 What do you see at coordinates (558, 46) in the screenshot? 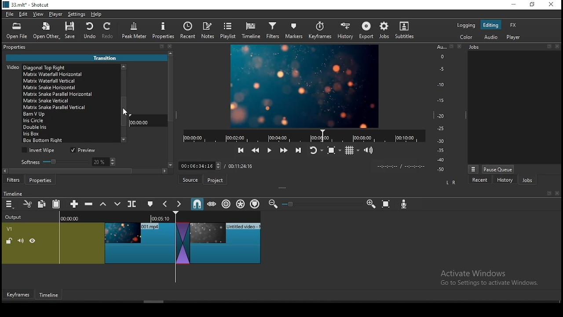
I see `` at bounding box center [558, 46].